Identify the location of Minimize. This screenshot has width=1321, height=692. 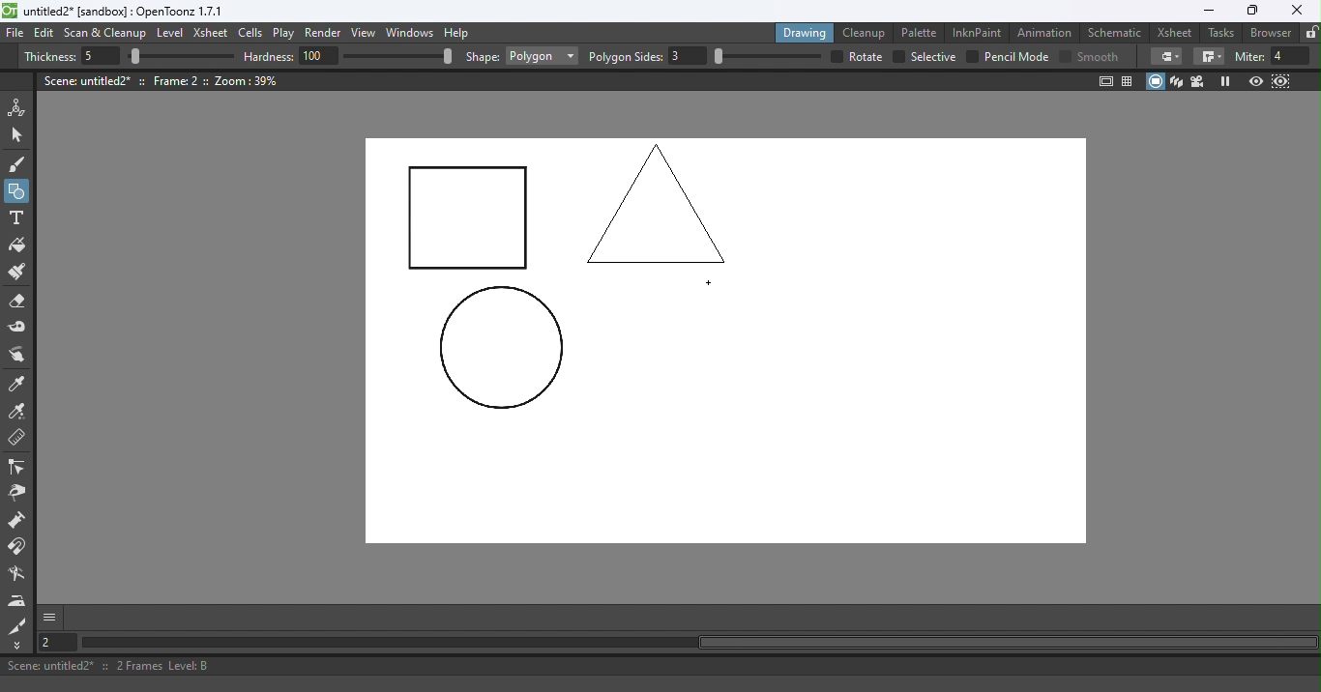
(1208, 11).